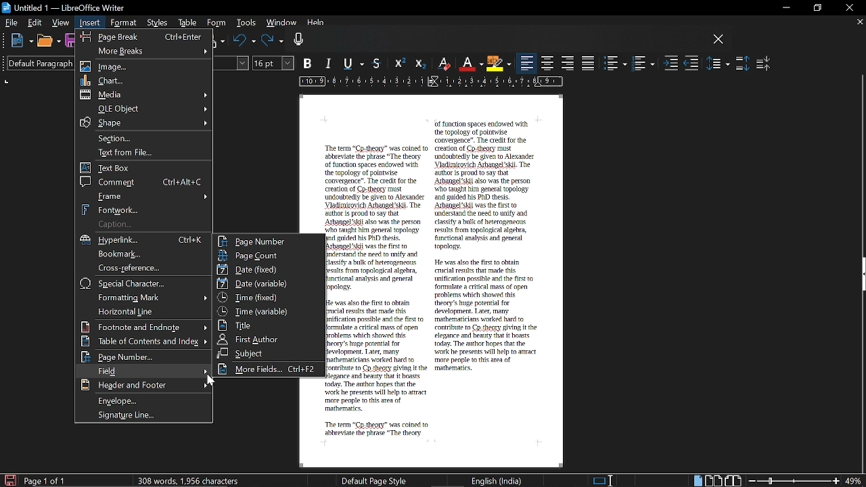  What do you see at coordinates (145, 400) in the screenshot?
I see `Envelope` at bounding box center [145, 400].